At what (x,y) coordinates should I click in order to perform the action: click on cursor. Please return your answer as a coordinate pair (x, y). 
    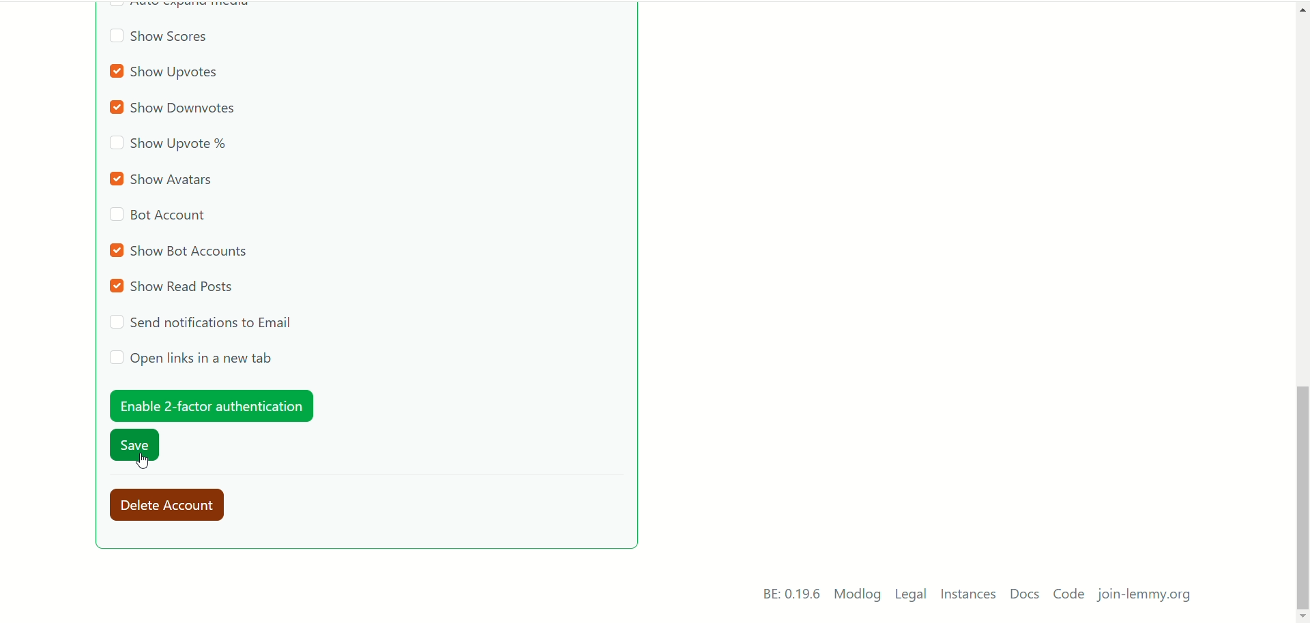
    Looking at the image, I should click on (143, 459).